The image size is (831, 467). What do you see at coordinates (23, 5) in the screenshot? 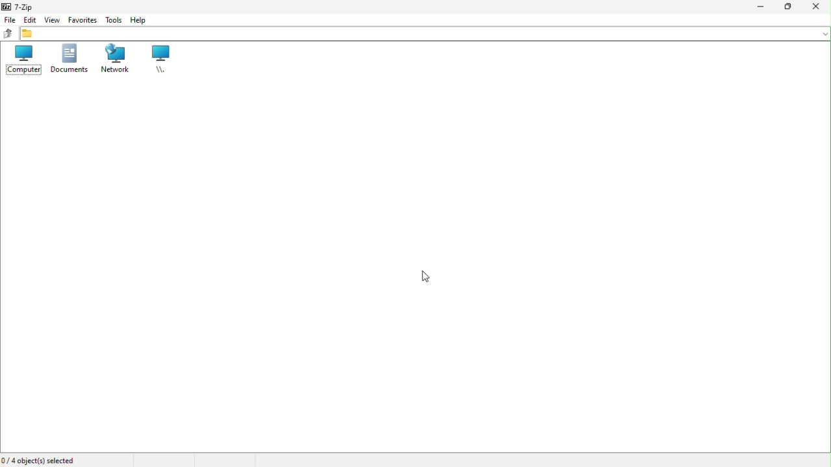
I see `7 zip` at bounding box center [23, 5].